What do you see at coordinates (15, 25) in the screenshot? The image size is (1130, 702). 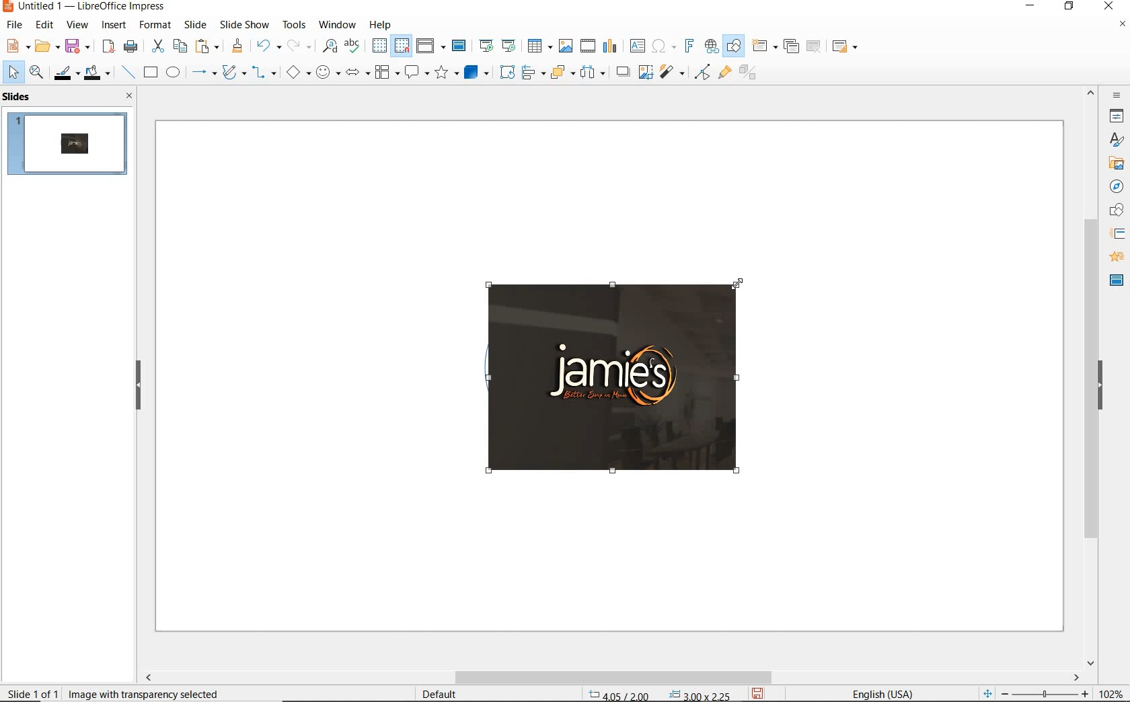 I see `file` at bounding box center [15, 25].